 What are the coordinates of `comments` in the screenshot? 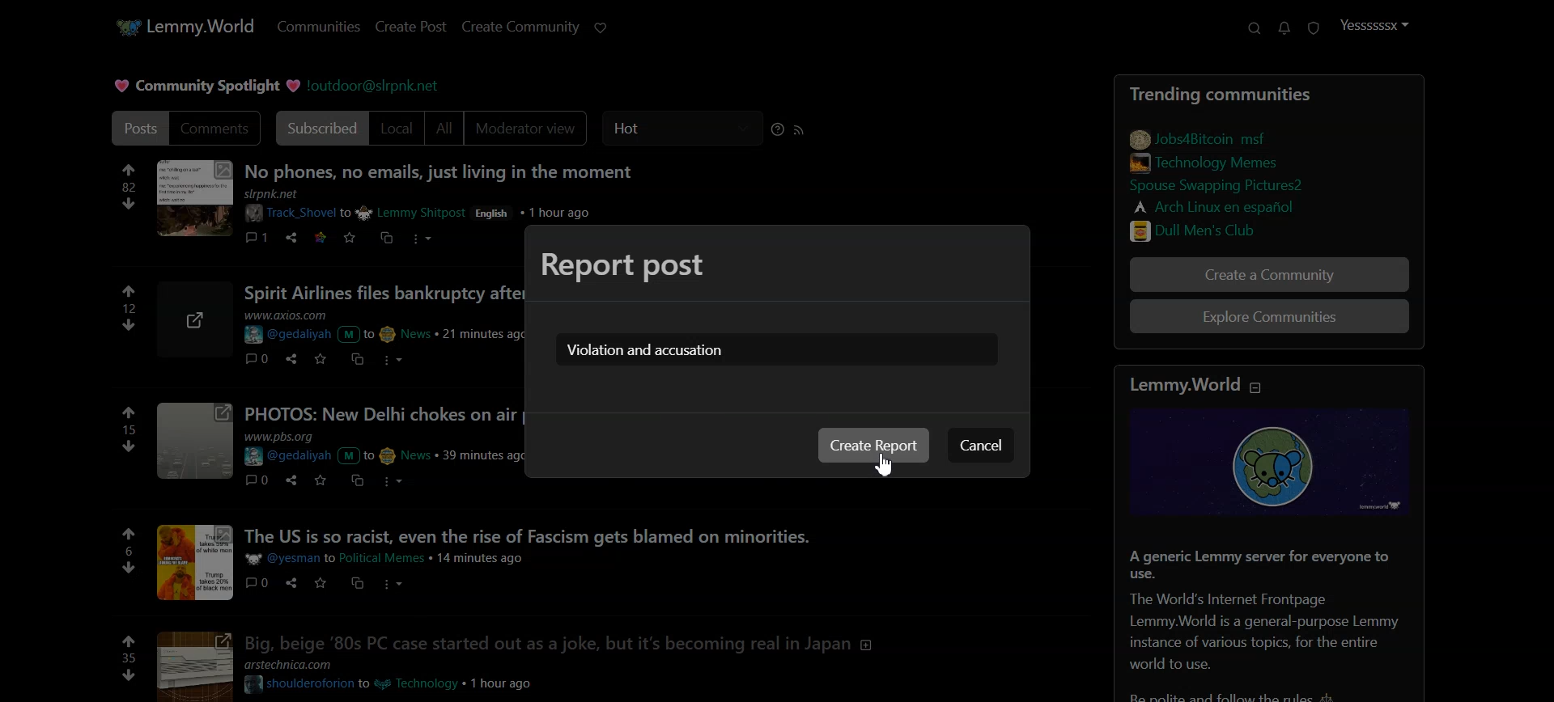 It's located at (257, 235).